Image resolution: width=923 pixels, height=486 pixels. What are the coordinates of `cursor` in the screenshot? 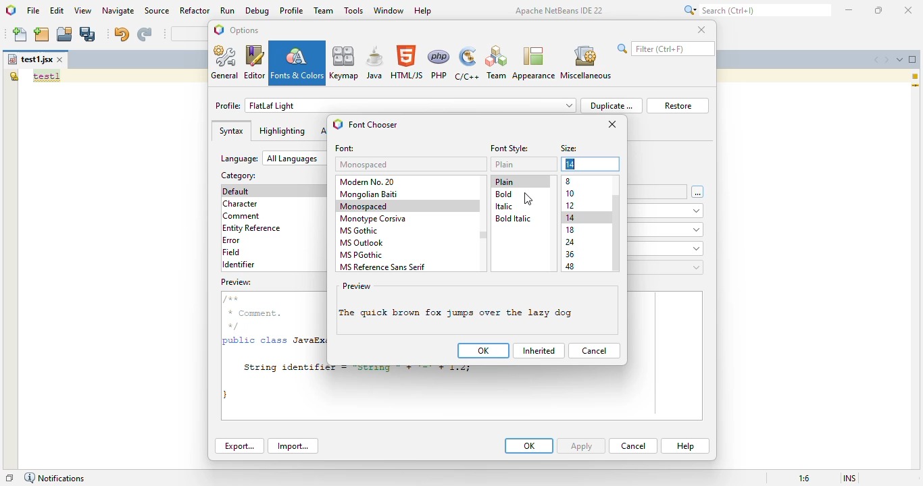 It's located at (528, 199).